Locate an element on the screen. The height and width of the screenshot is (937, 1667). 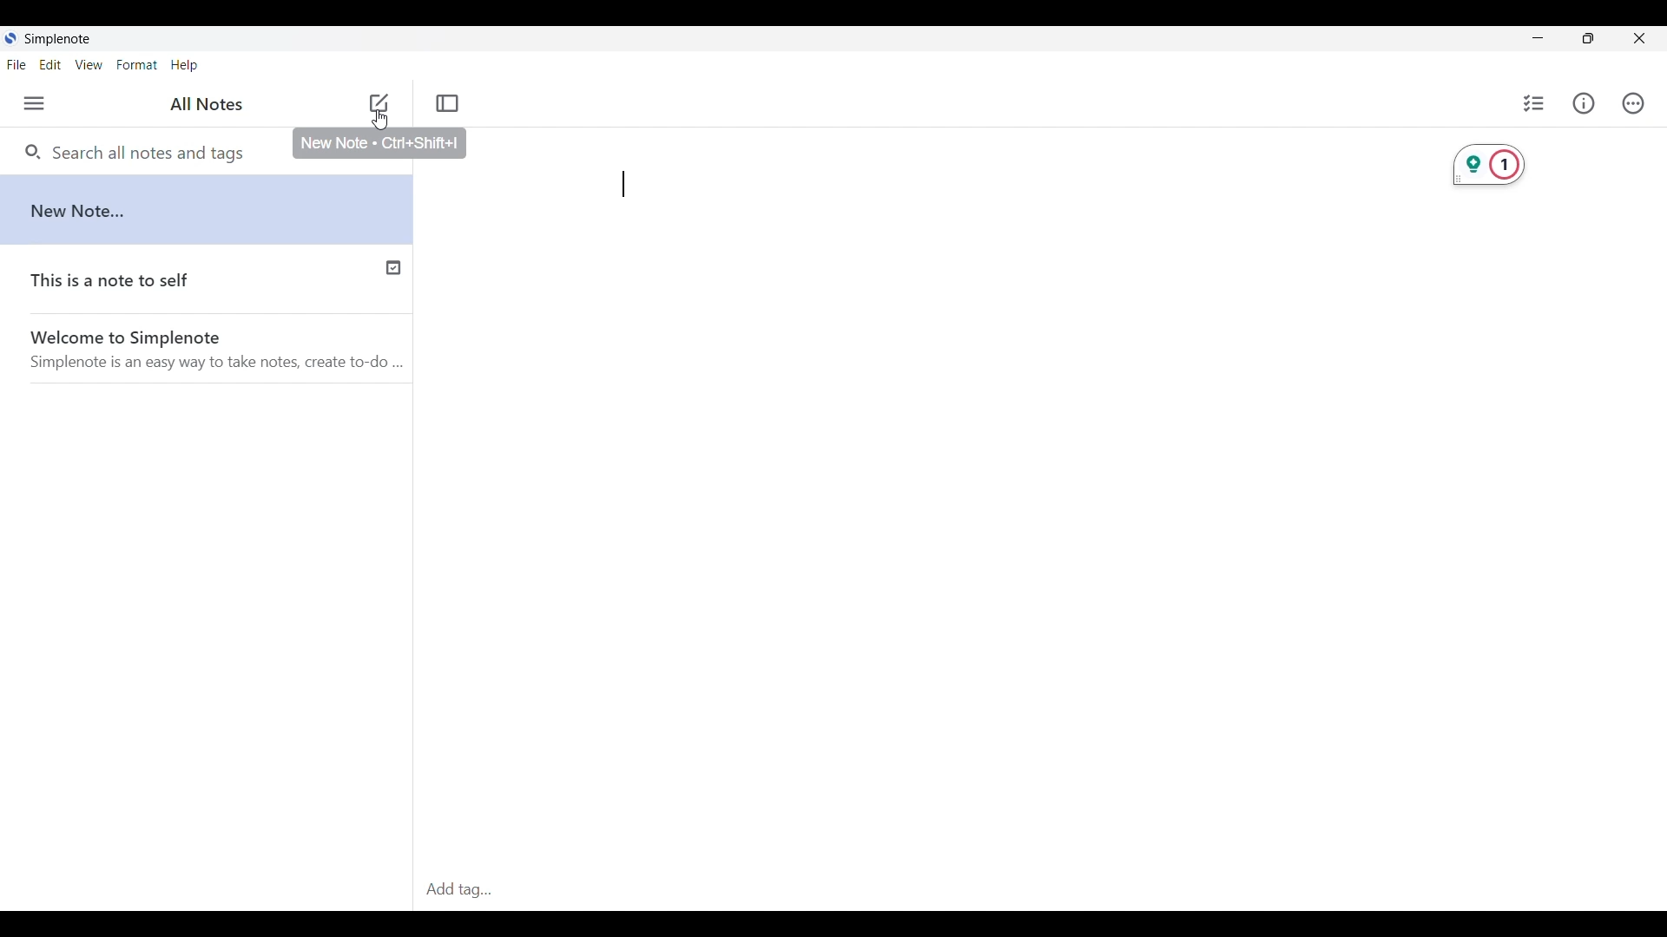
Insert checklist is located at coordinates (1535, 103).